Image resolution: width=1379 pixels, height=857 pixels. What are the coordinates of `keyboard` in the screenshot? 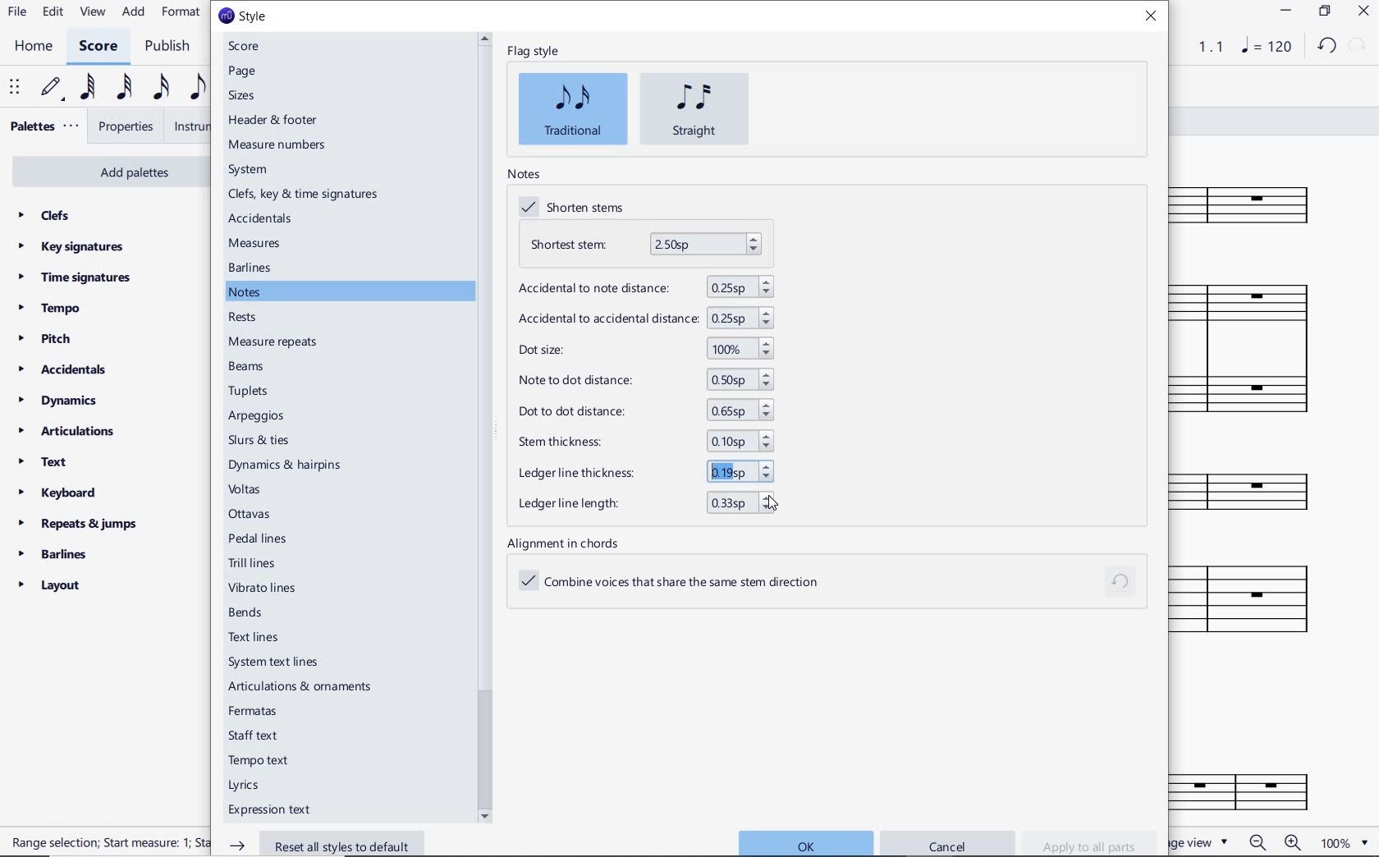 It's located at (60, 493).